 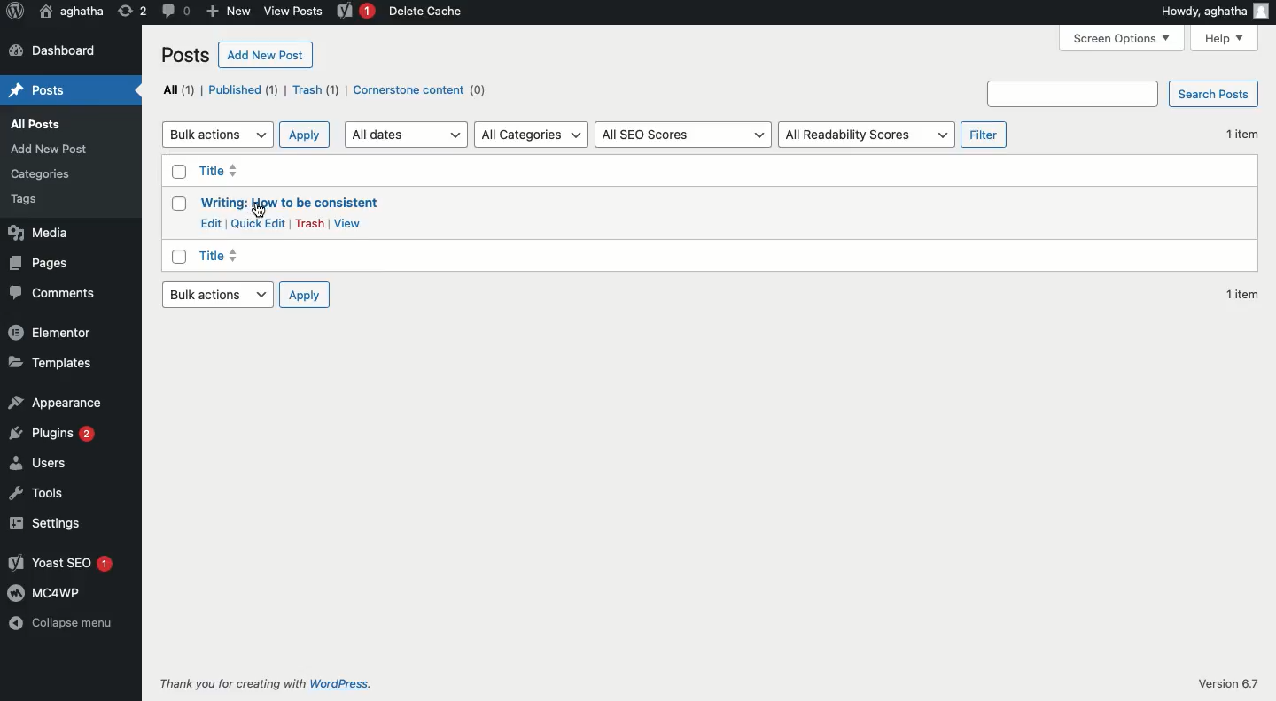 I want to click on User, so click(x=70, y=12).